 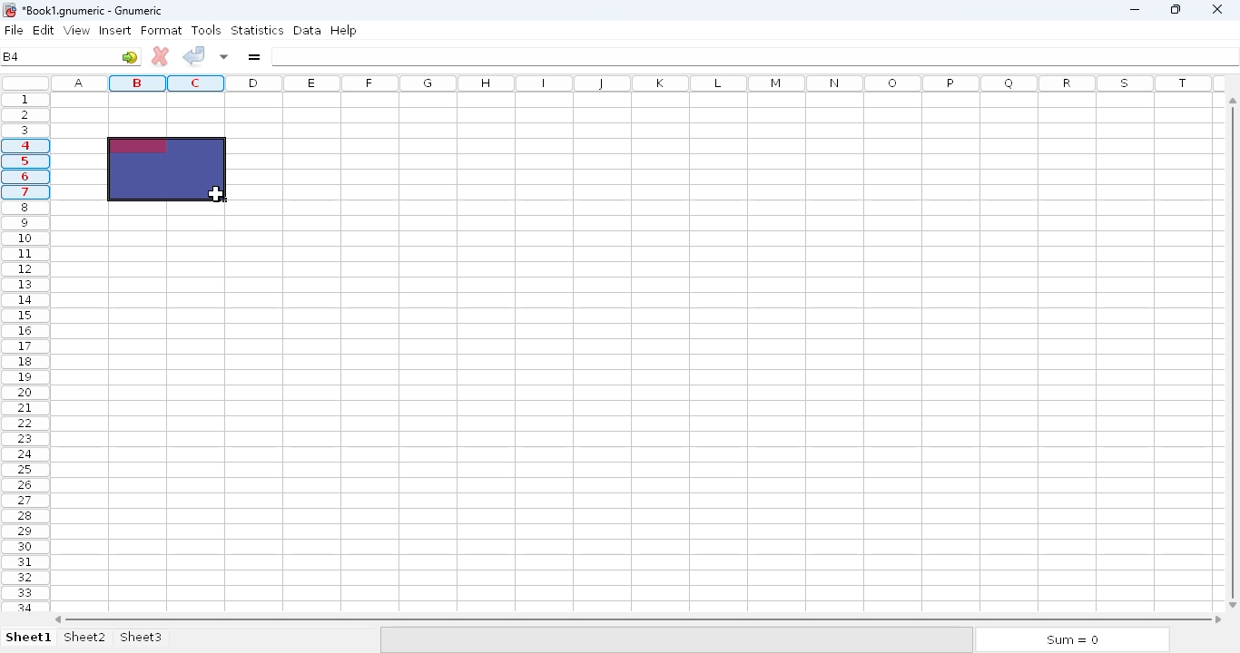 I want to click on sheet2, so click(x=84, y=638).